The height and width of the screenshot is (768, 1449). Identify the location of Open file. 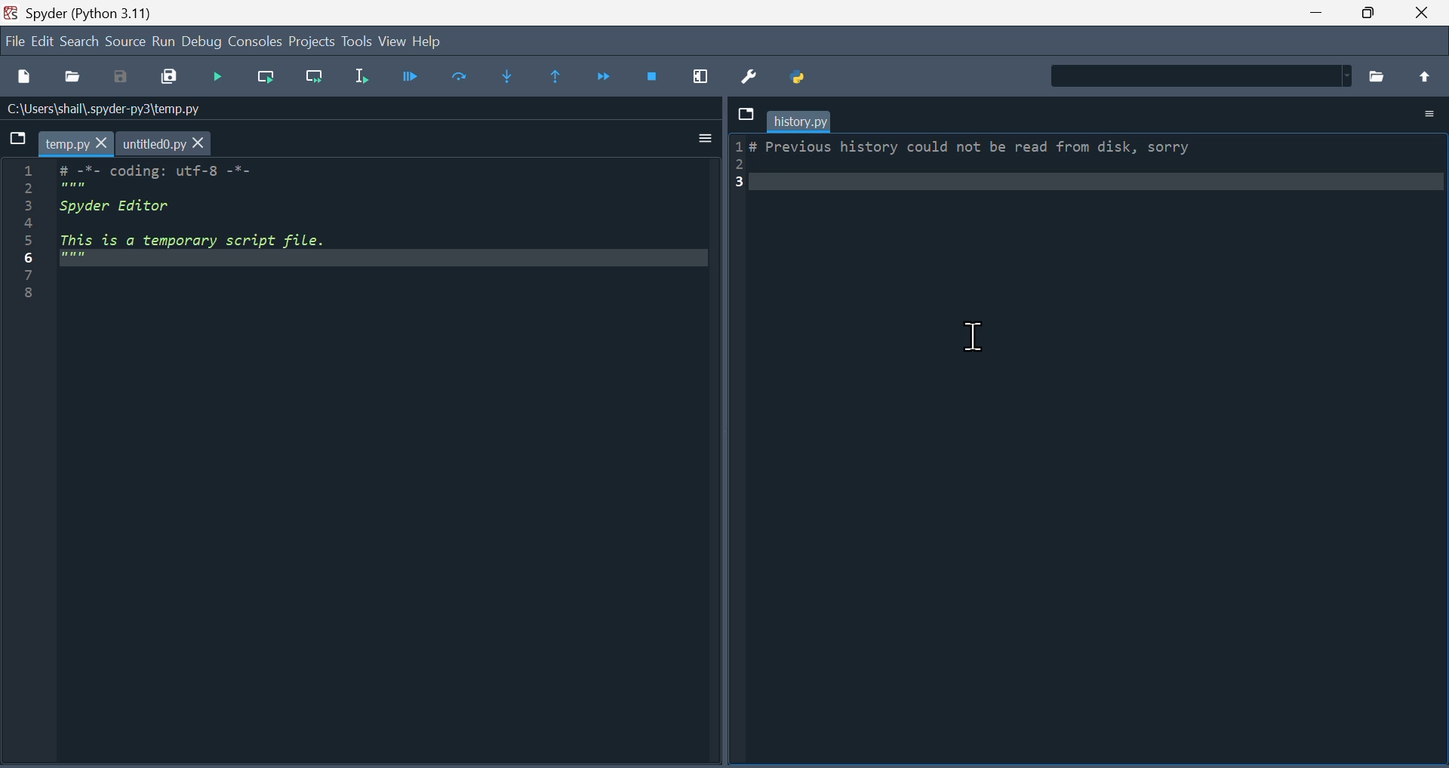
(73, 77).